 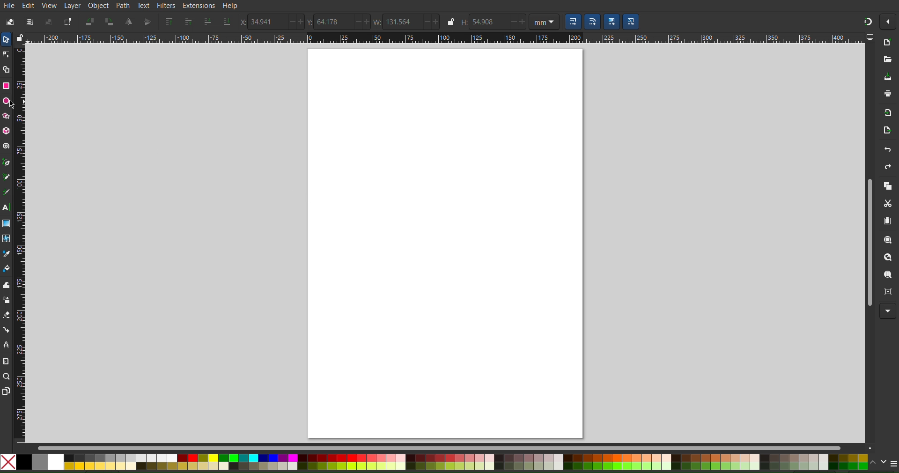 What do you see at coordinates (7, 239) in the screenshot?
I see `Mesh Tool` at bounding box center [7, 239].